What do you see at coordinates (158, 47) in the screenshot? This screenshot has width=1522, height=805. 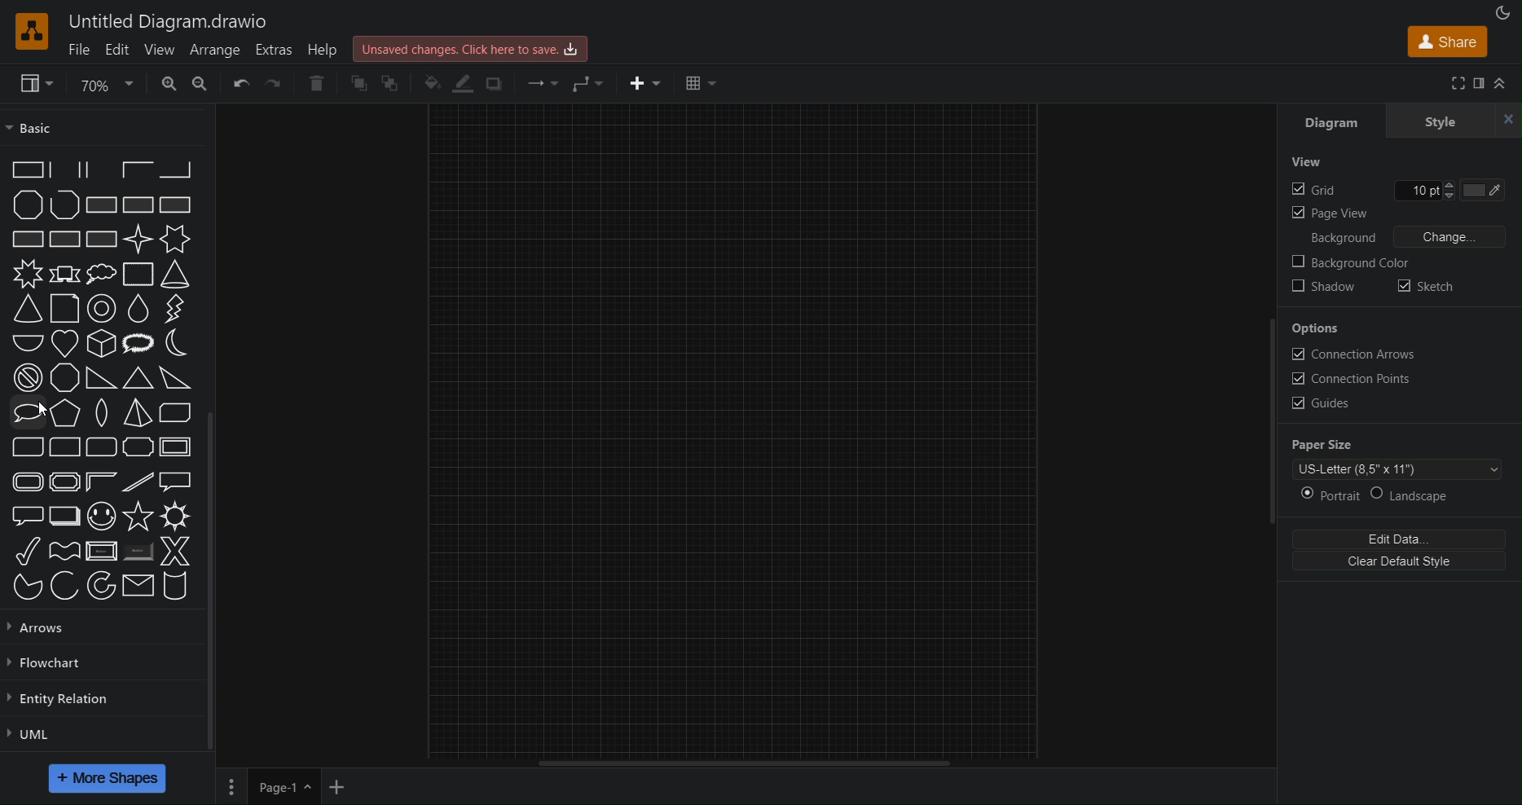 I see `View` at bounding box center [158, 47].